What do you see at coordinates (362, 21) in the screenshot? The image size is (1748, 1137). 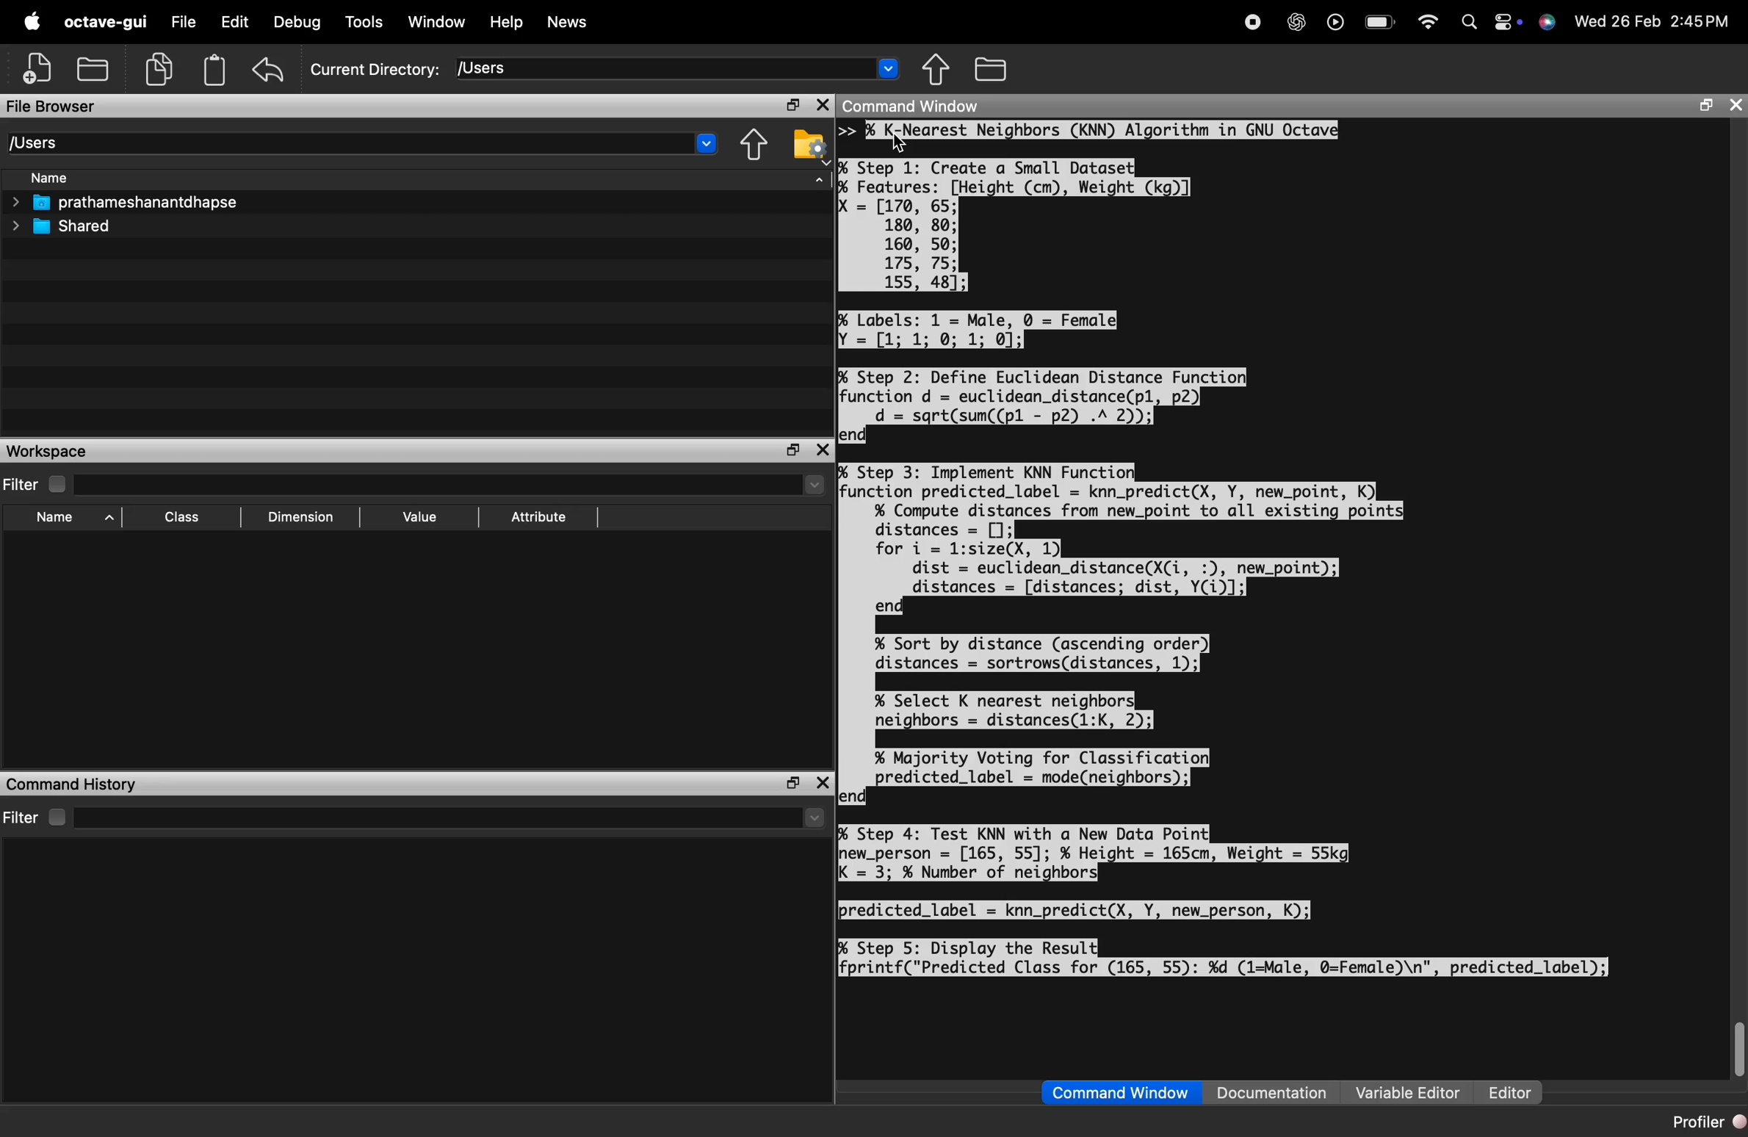 I see `Tools` at bounding box center [362, 21].